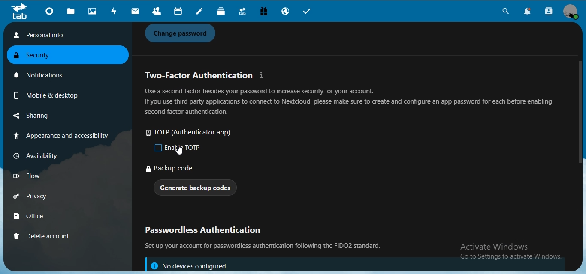  Describe the element at coordinates (201, 12) in the screenshot. I see `notes` at that location.